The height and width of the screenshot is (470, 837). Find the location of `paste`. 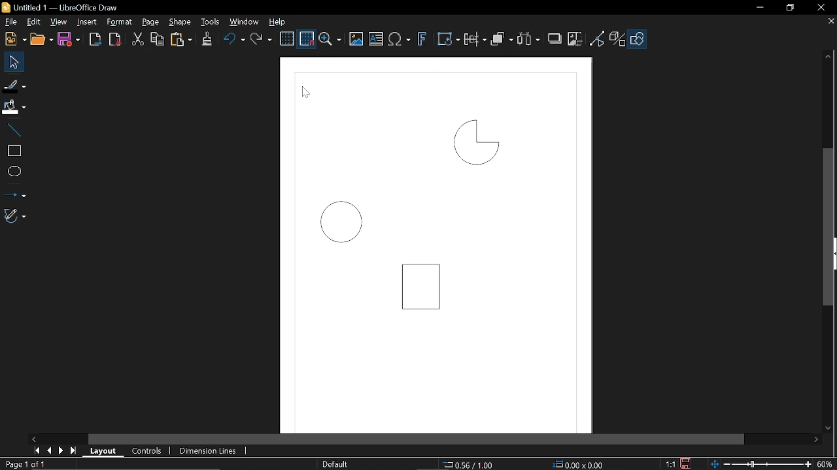

paste is located at coordinates (182, 39).